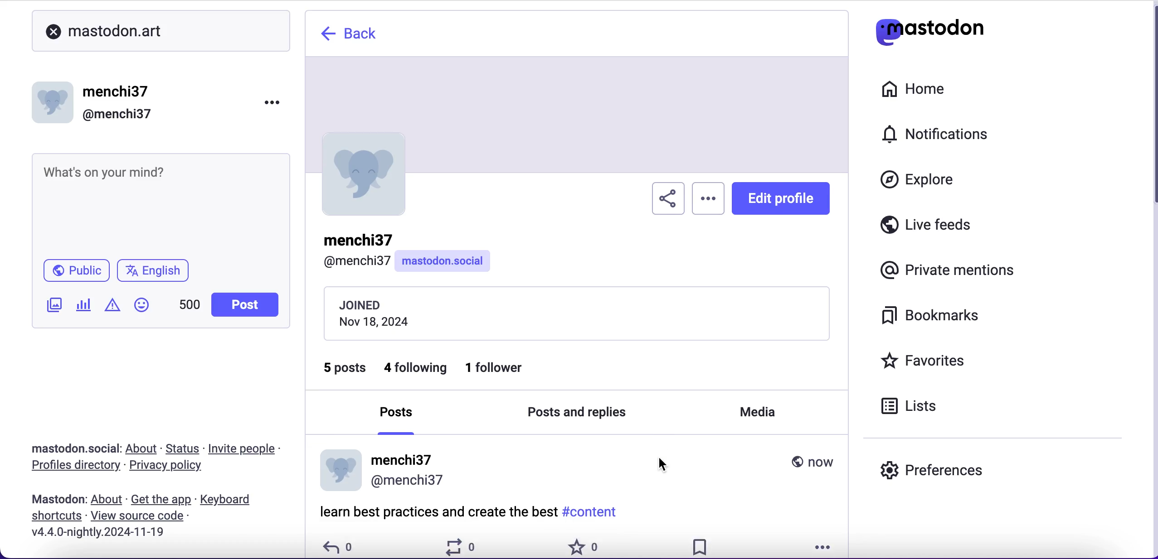  Describe the element at coordinates (52, 306) in the screenshot. I see `add image` at that location.